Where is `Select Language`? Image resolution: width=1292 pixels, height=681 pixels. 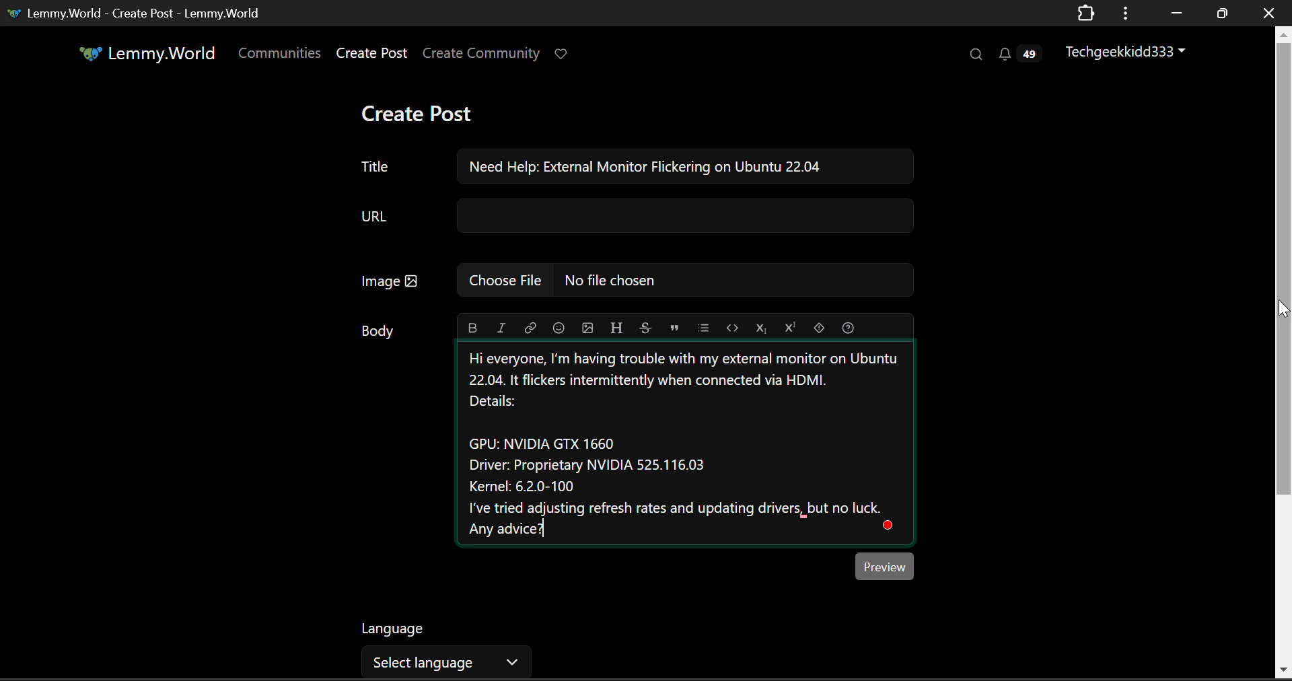
Select Language is located at coordinates (456, 650).